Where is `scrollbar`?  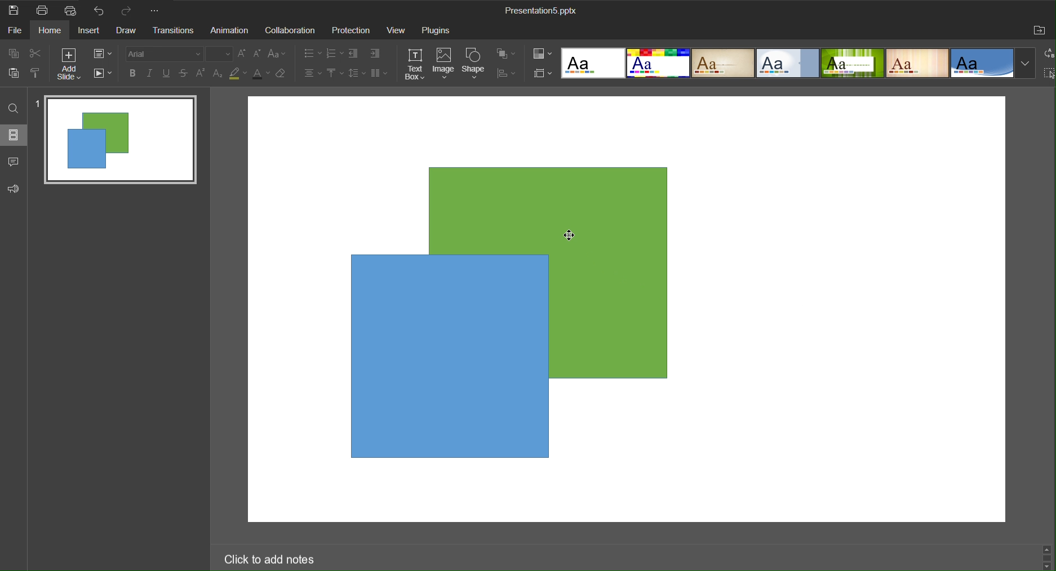 scrollbar is located at coordinates (1045, 555).